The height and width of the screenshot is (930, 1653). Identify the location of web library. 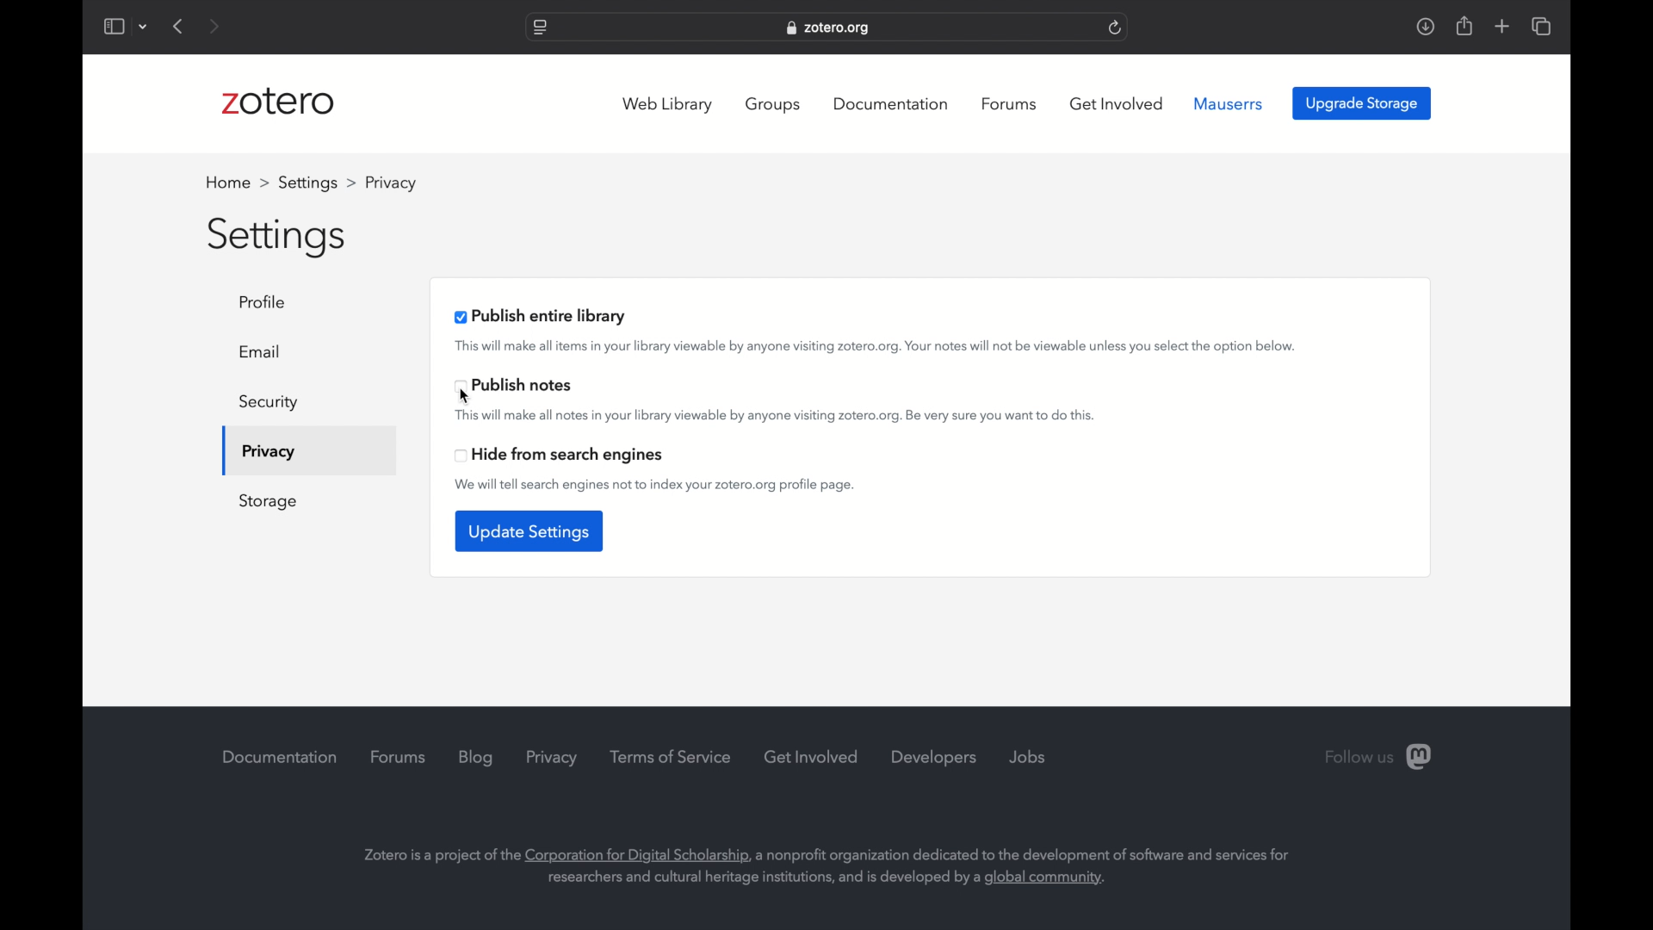
(666, 105).